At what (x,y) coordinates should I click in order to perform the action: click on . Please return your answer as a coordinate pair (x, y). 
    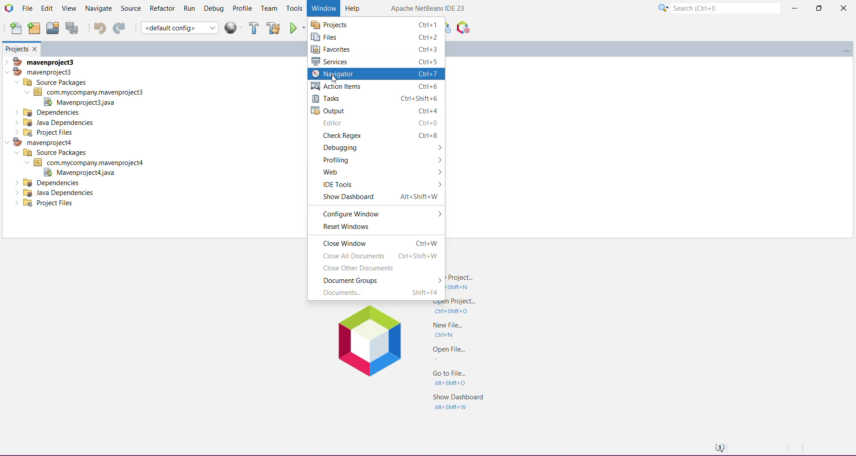
    Looking at the image, I should click on (235, 28).